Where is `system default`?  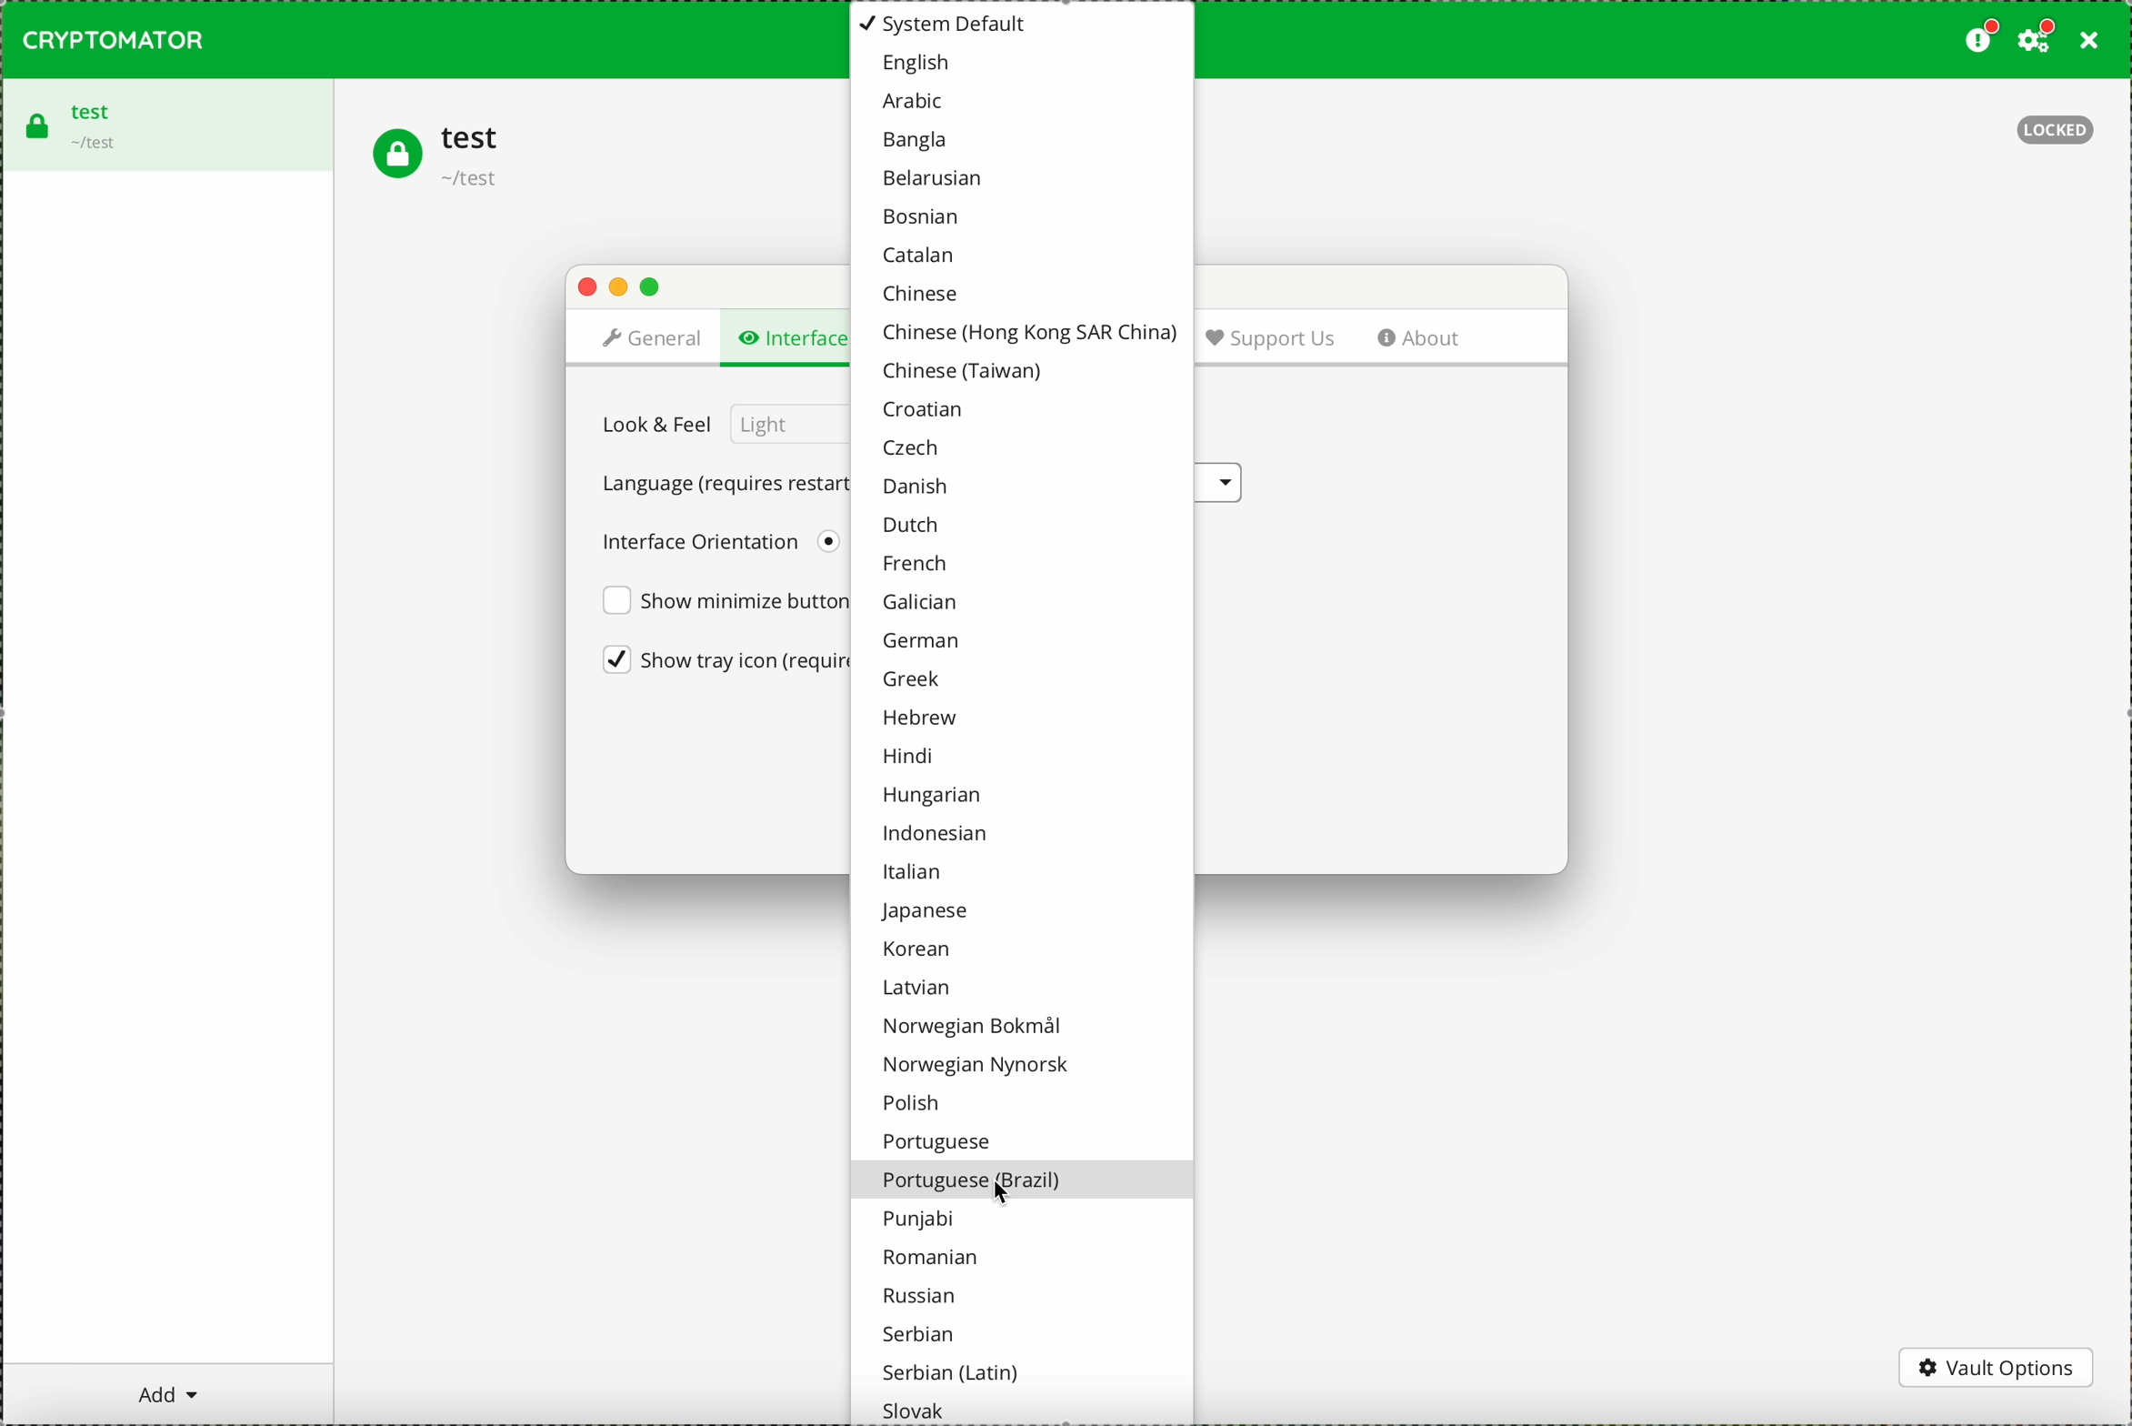
system default is located at coordinates (956, 25).